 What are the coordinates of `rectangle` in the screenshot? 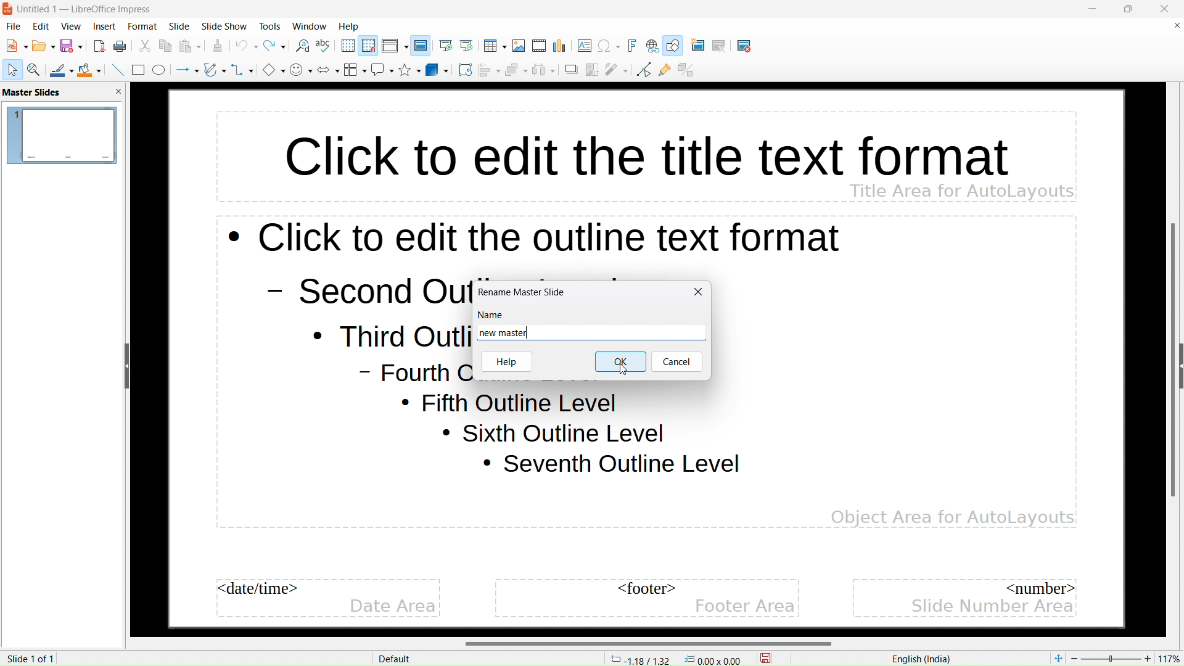 It's located at (138, 70).